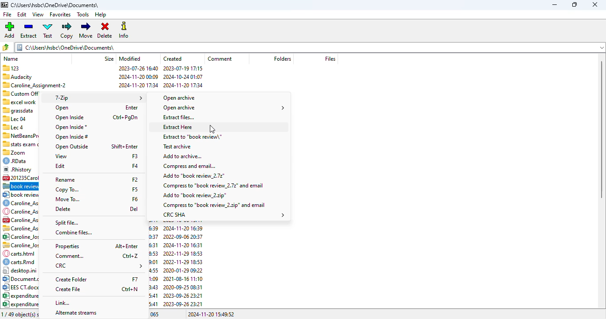  What do you see at coordinates (20, 136) in the screenshot?
I see `7 NetBeansProjects` at bounding box center [20, 136].